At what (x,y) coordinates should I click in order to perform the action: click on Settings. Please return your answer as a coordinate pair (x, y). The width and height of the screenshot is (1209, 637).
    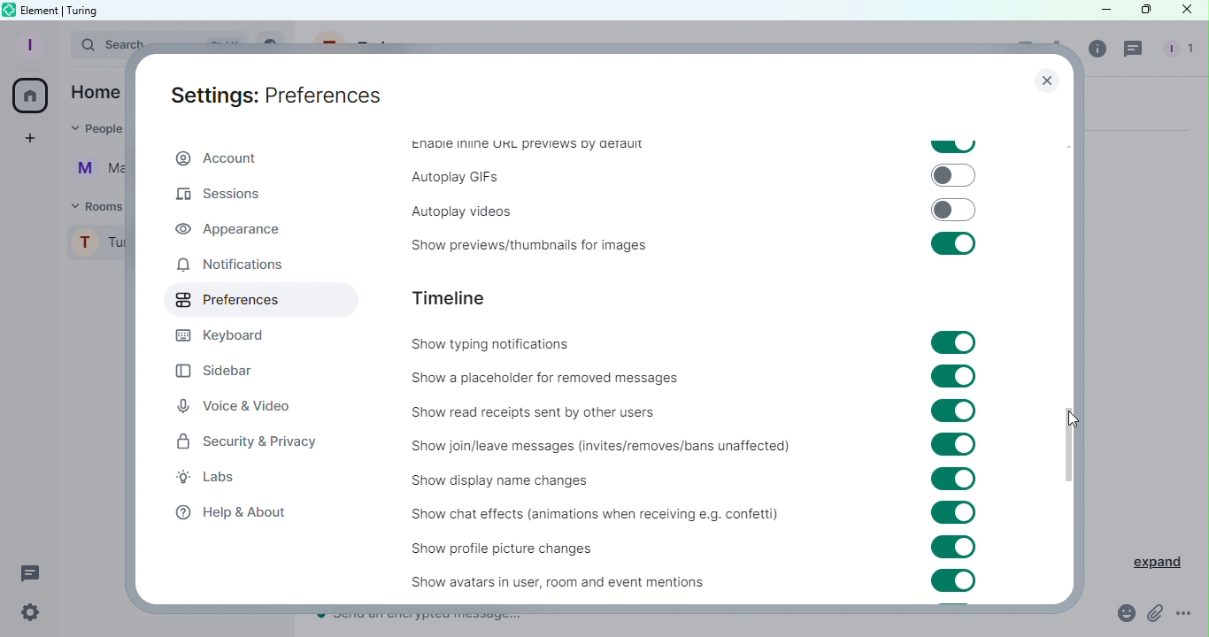
    Looking at the image, I should click on (35, 613).